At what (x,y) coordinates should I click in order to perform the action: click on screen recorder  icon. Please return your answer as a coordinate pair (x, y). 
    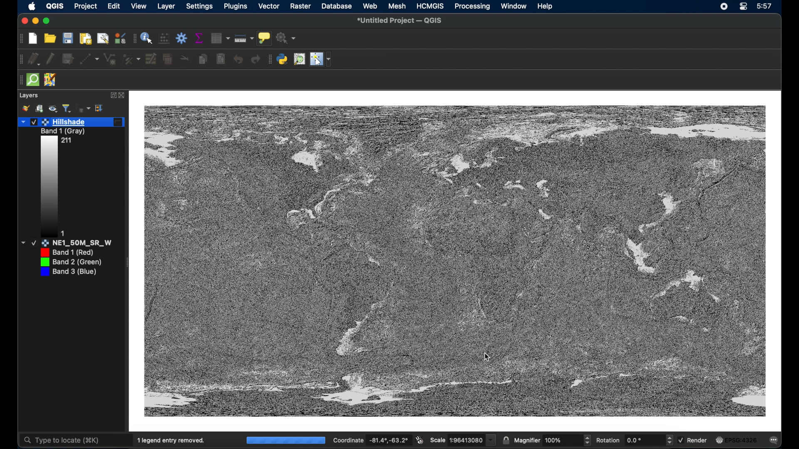
    Looking at the image, I should click on (724, 7).